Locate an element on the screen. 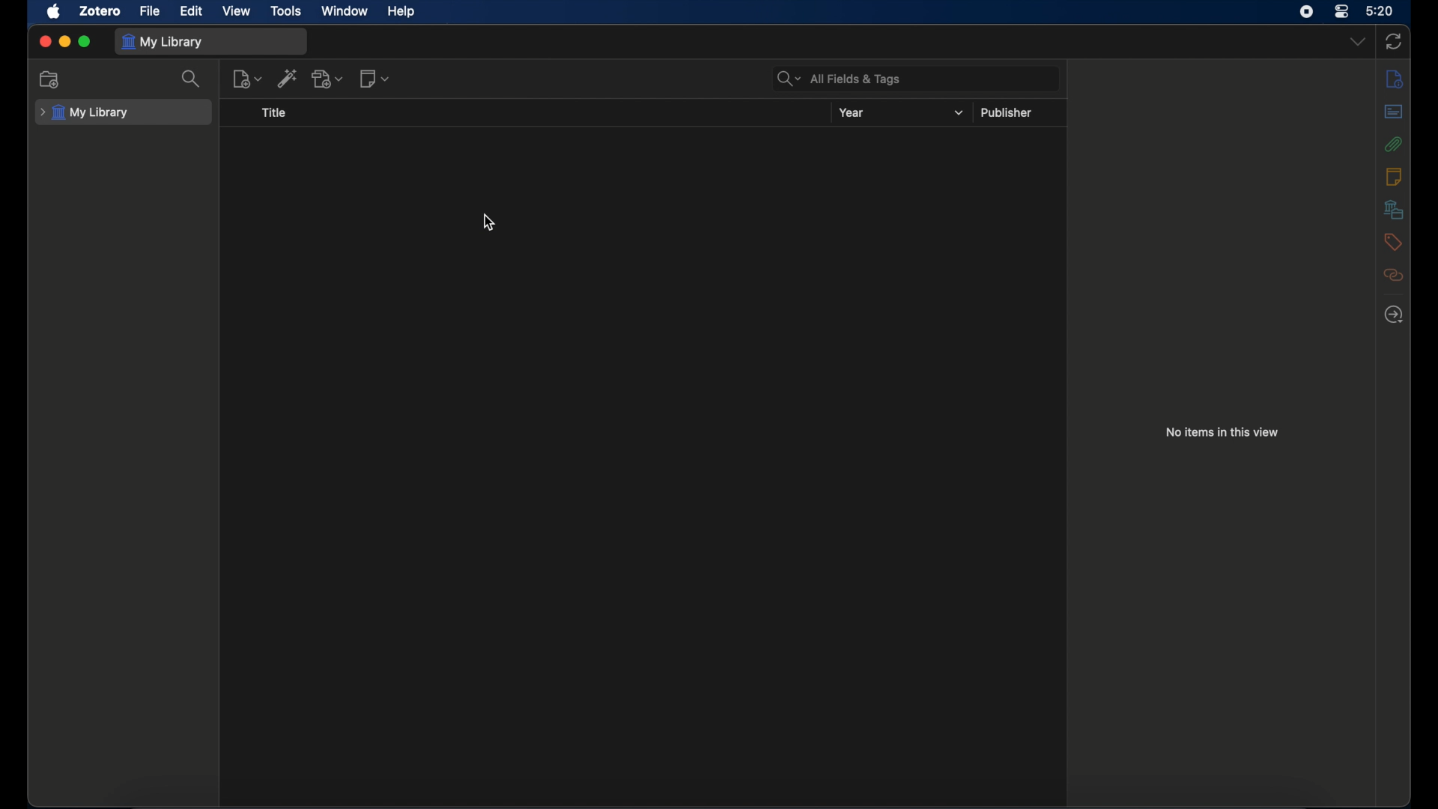  publisher is located at coordinates (1007, 112).